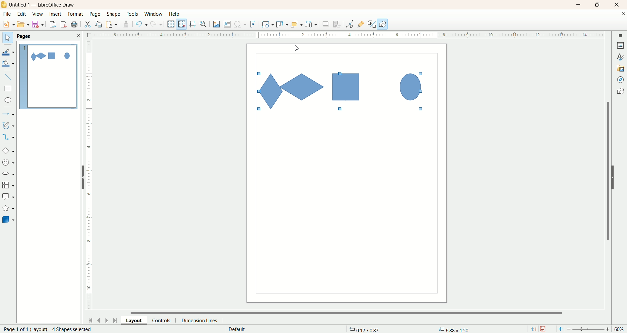 This screenshot has width=627, height=333. I want to click on print, so click(64, 24).